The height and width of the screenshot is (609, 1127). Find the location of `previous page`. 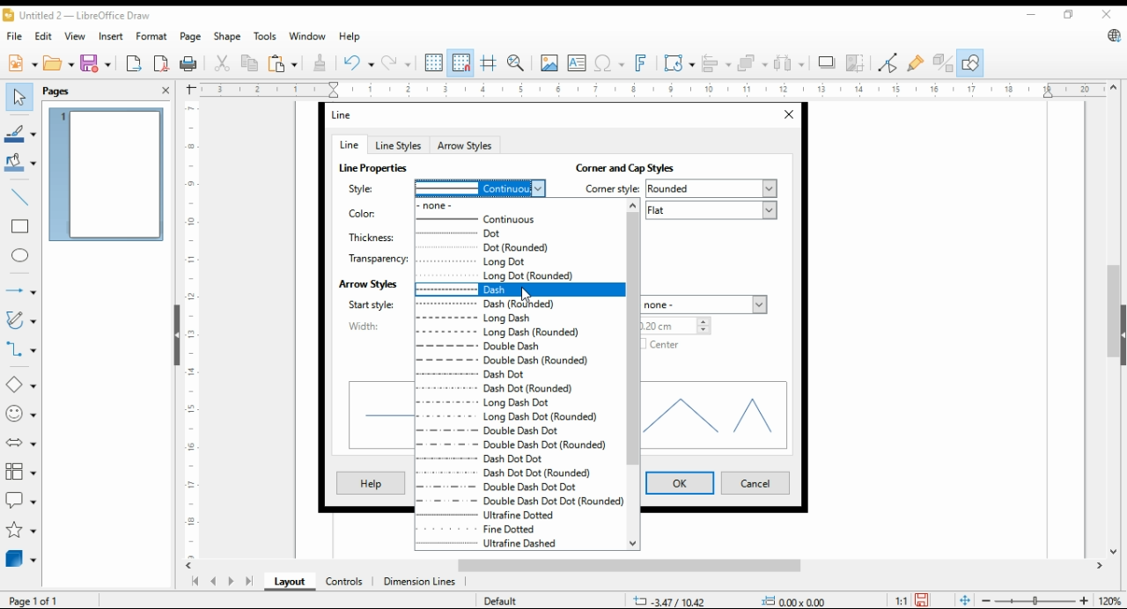

previous page is located at coordinates (214, 583).